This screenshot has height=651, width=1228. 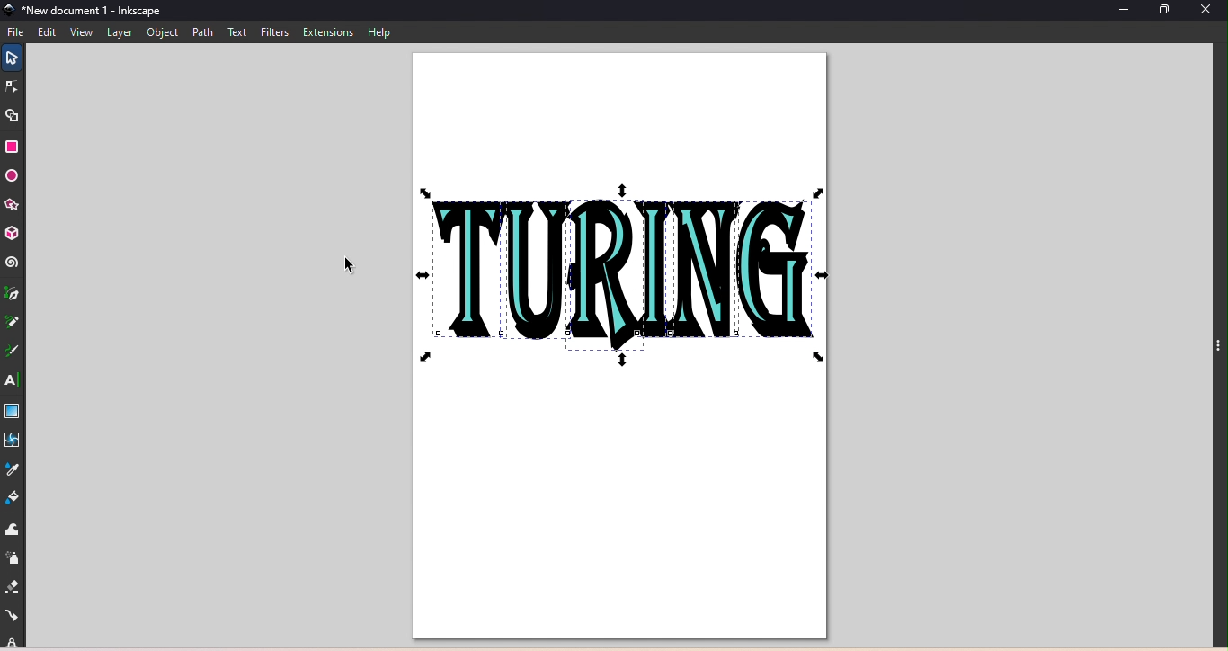 What do you see at coordinates (13, 232) in the screenshot?
I see `3D box tool` at bounding box center [13, 232].